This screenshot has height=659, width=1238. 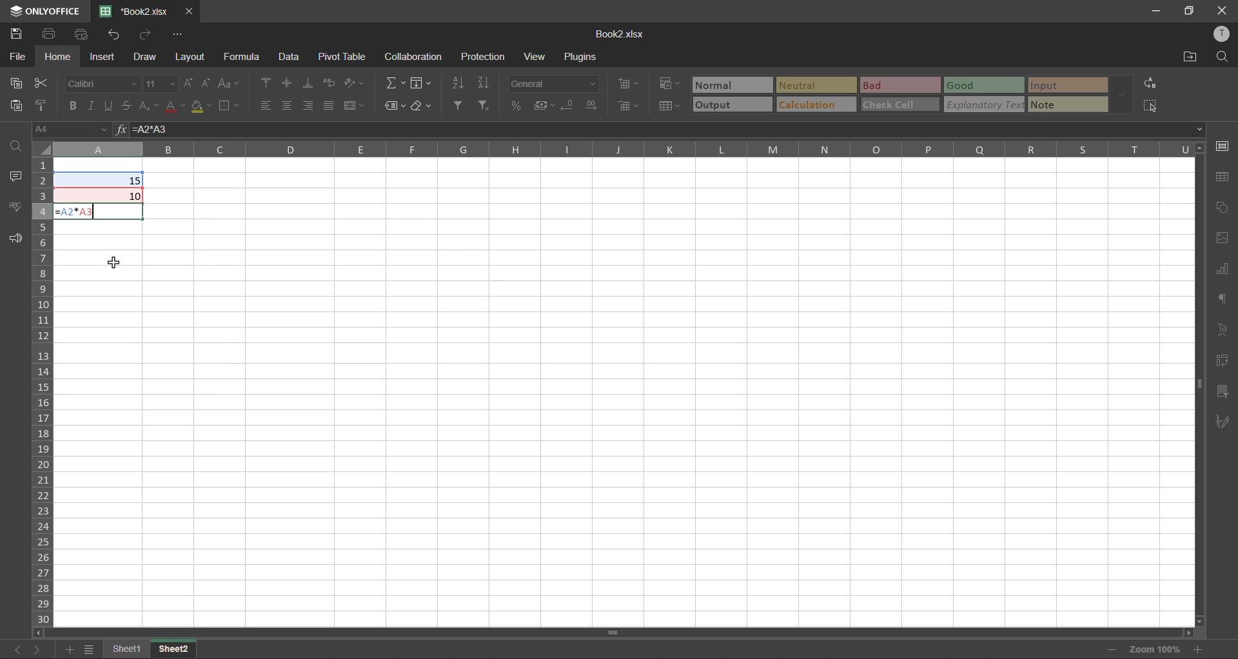 What do you see at coordinates (21, 83) in the screenshot?
I see `copy` at bounding box center [21, 83].